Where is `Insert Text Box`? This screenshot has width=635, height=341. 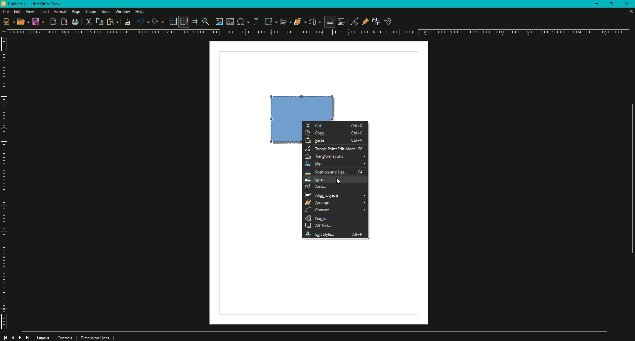
Insert Text Box is located at coordinates (229, 22).